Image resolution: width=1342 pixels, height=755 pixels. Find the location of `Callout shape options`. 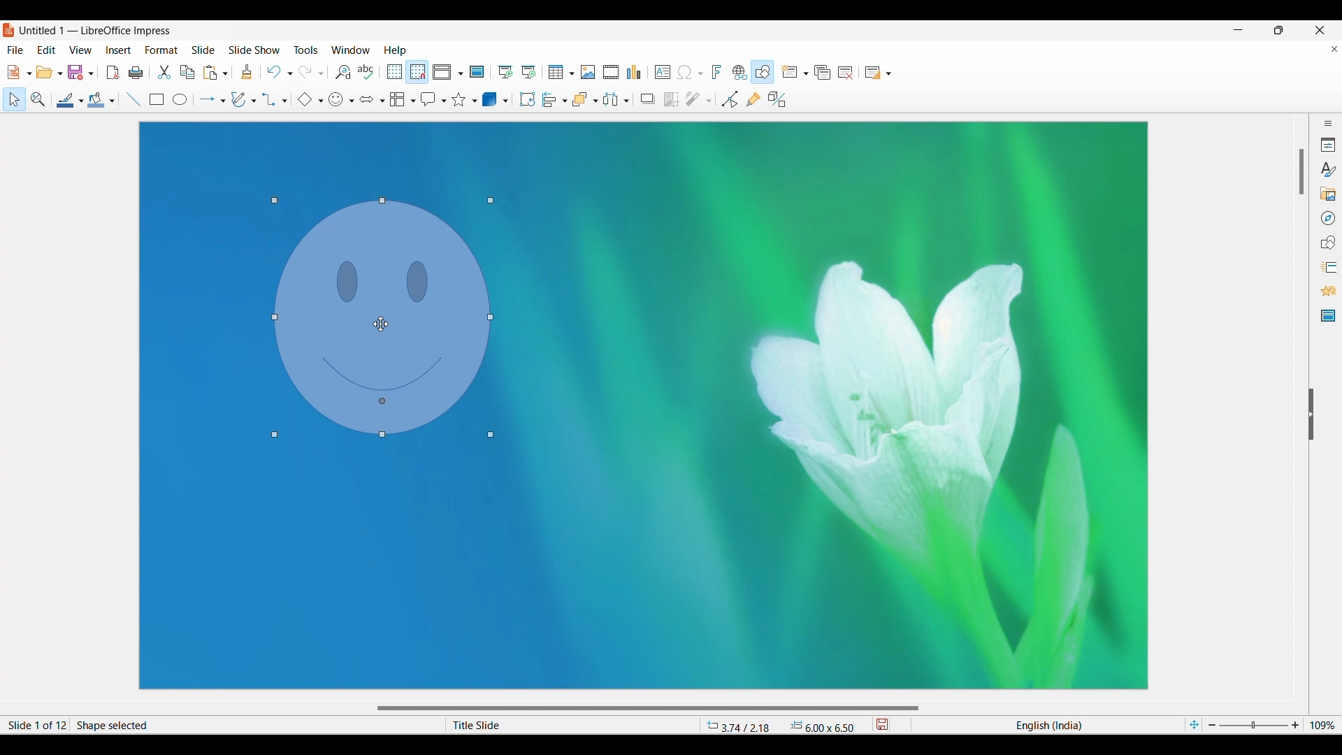

Callout shape options is located at coordinates (444, 101).